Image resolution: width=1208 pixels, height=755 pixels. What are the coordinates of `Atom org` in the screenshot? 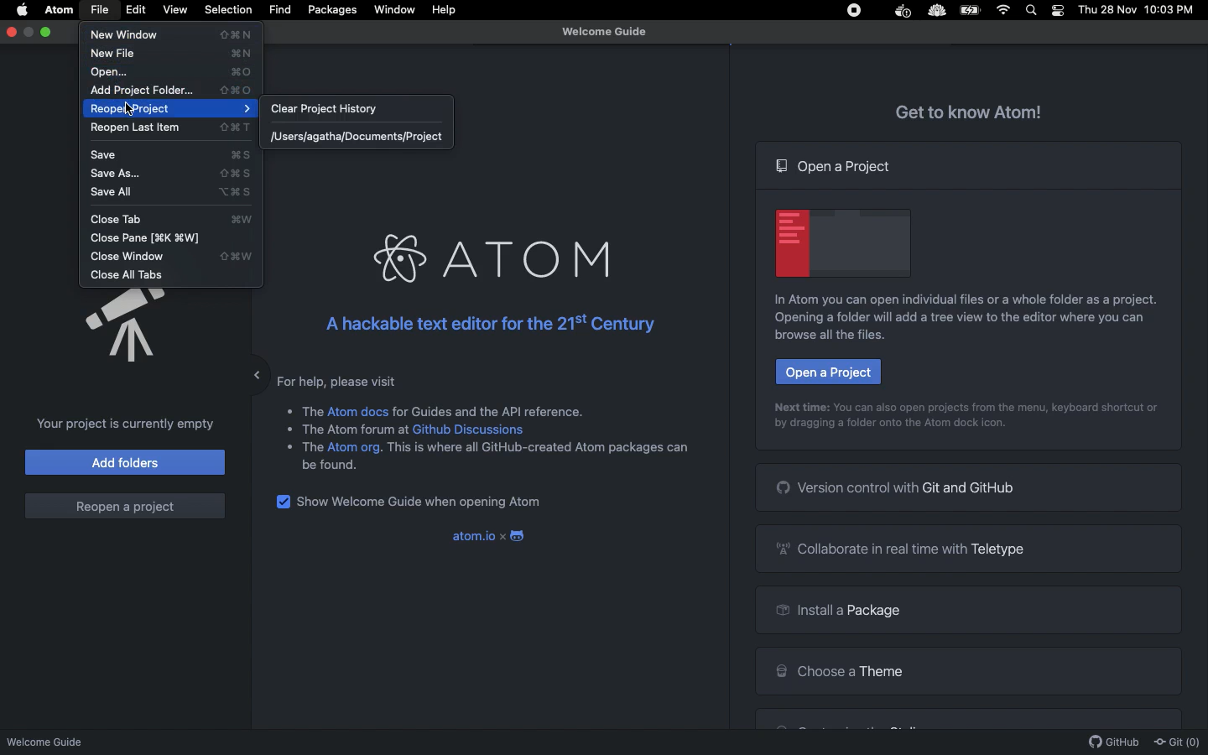 It's located at (355, 450).